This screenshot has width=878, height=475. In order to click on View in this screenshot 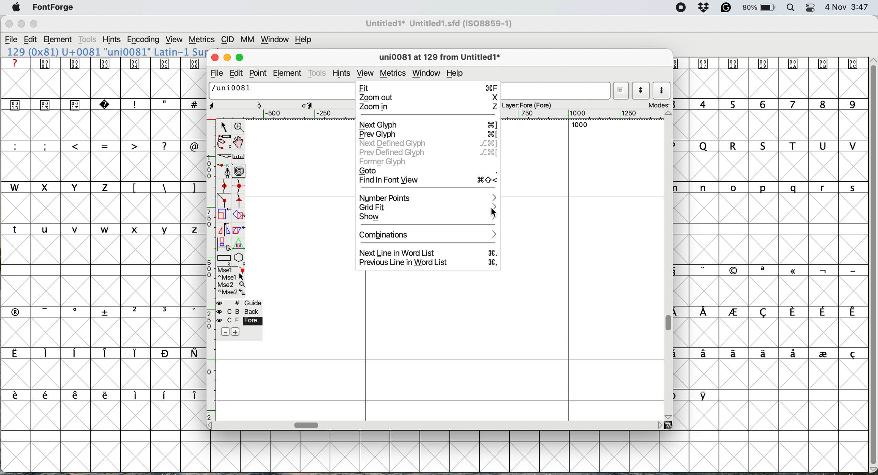, I will do `click(173, 40)`.